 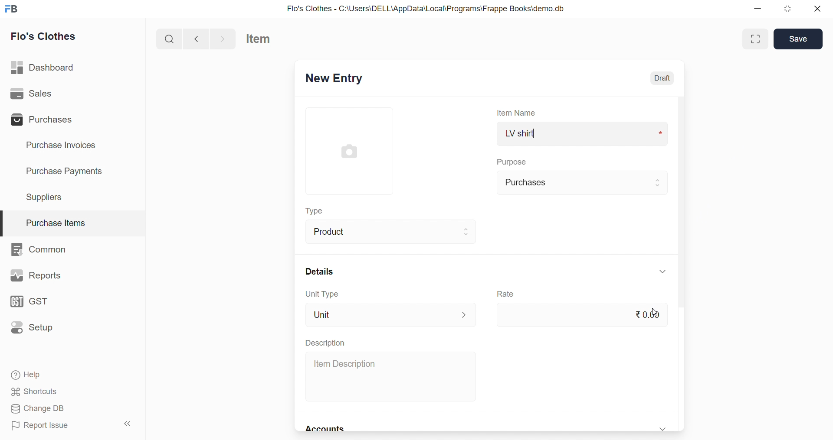 I want to click on Maximize window, so click(x=757, y=39).